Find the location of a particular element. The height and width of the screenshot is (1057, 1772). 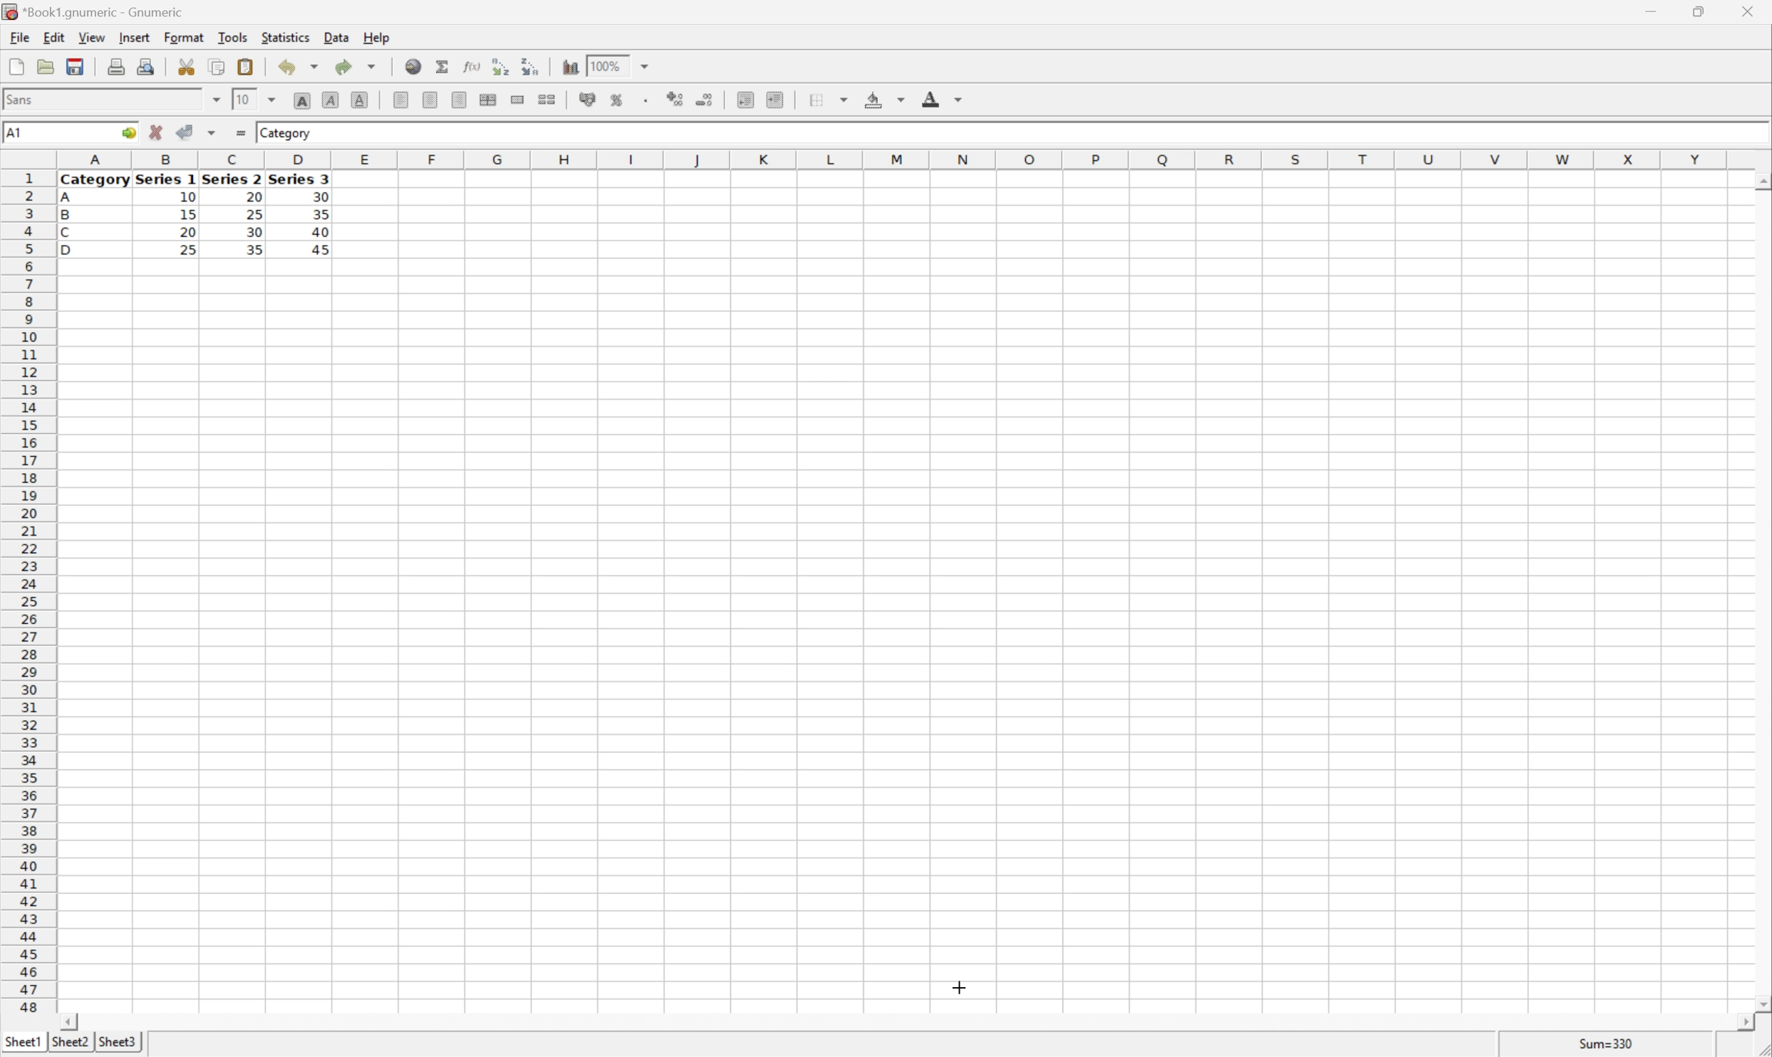

C is located at coordinates (66, 234).